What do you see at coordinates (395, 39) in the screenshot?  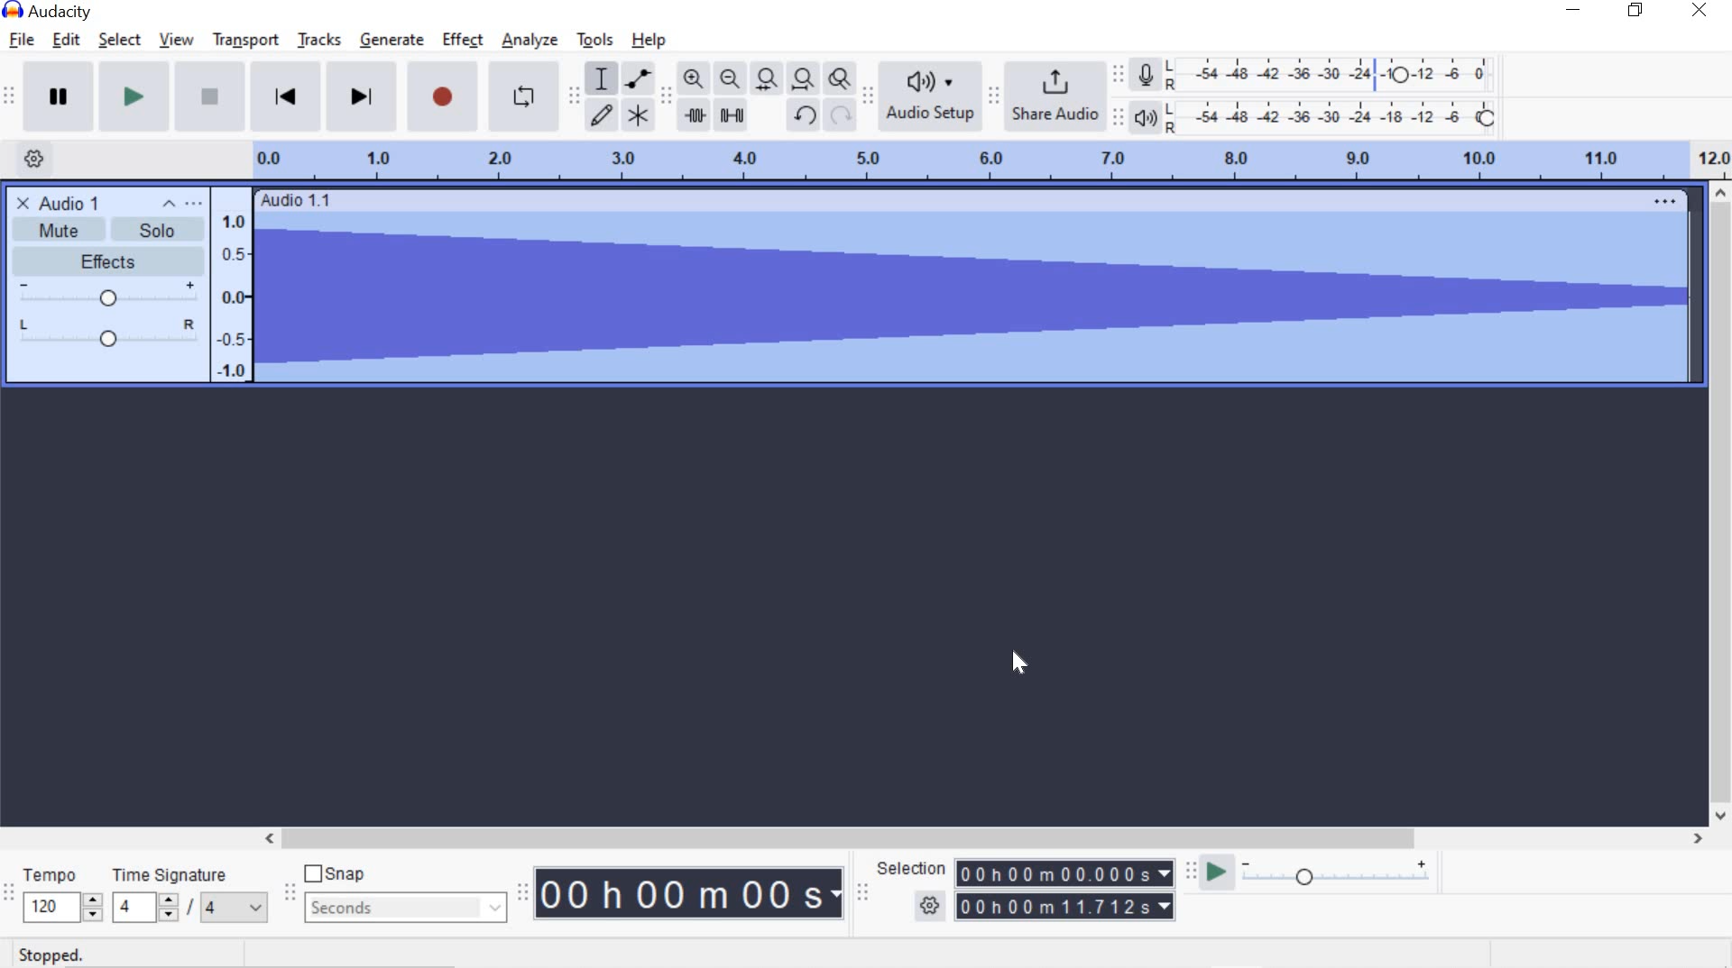 I see `generate` at bounding box center [395, 39].